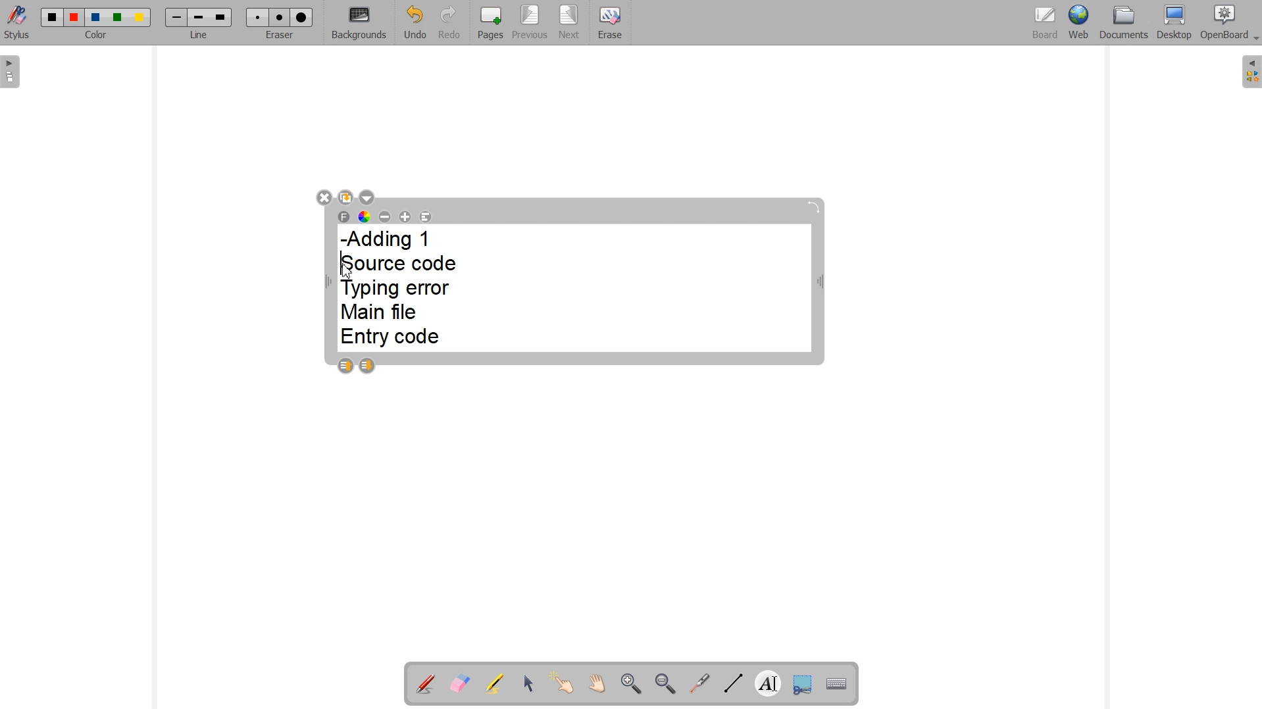 The image size is (1262, 709). What do you see at coordinates (405, 216) in the screenshot?
I see `Increase font size ` at bounding box center [405, 216].